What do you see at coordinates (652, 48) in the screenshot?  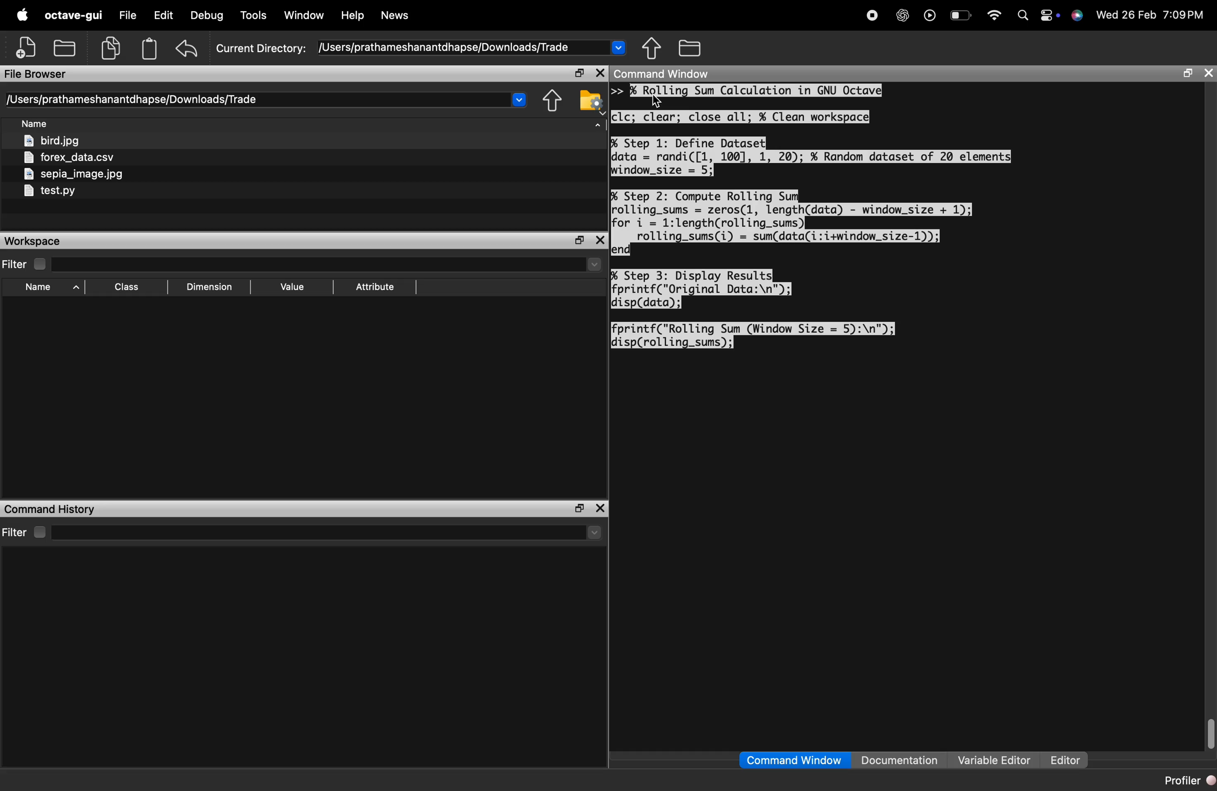 I see `one directory up` at bounding box center [652, 48].